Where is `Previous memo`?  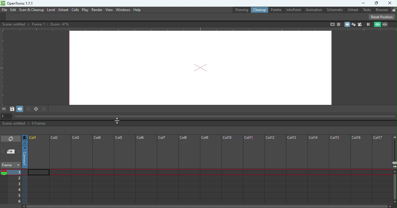
Previous memo is located at coordinates (3, 150).